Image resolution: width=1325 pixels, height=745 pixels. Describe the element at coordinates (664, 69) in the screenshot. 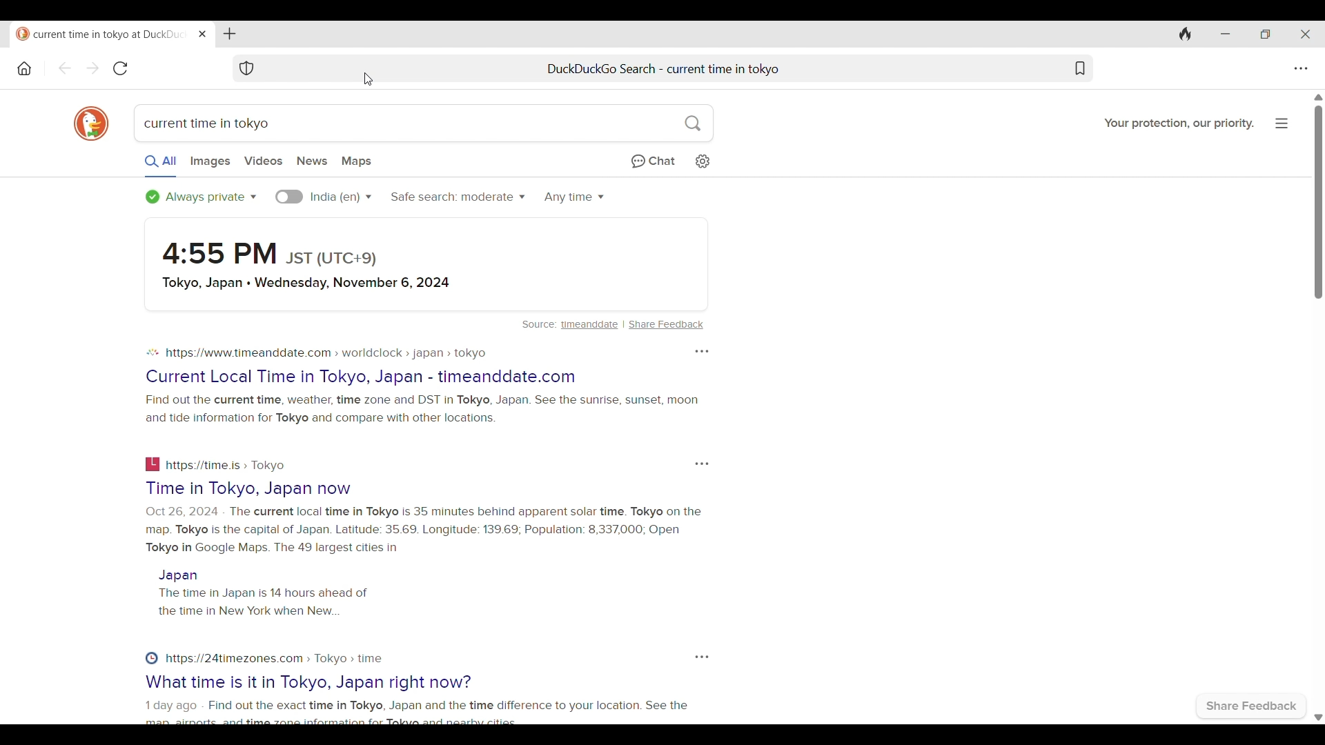

I see `DuckDuckGo Search - current time in tokyo` at that location.